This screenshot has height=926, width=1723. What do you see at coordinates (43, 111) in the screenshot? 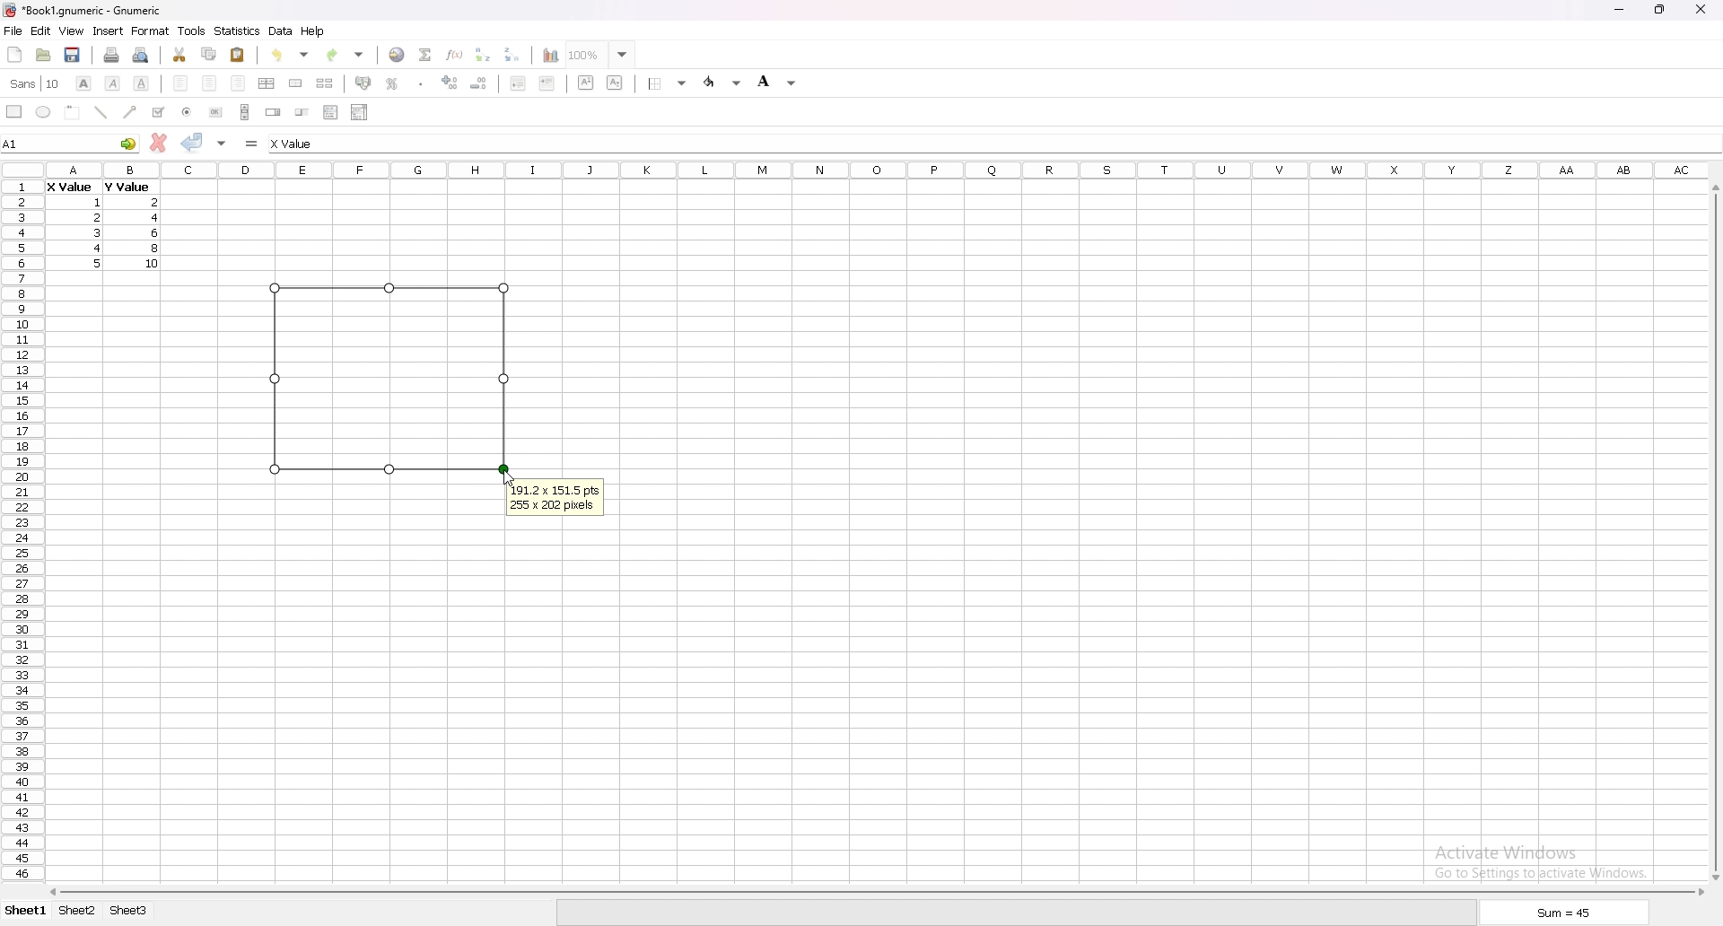
I see `ellipse` at bounding box center [43, 111].